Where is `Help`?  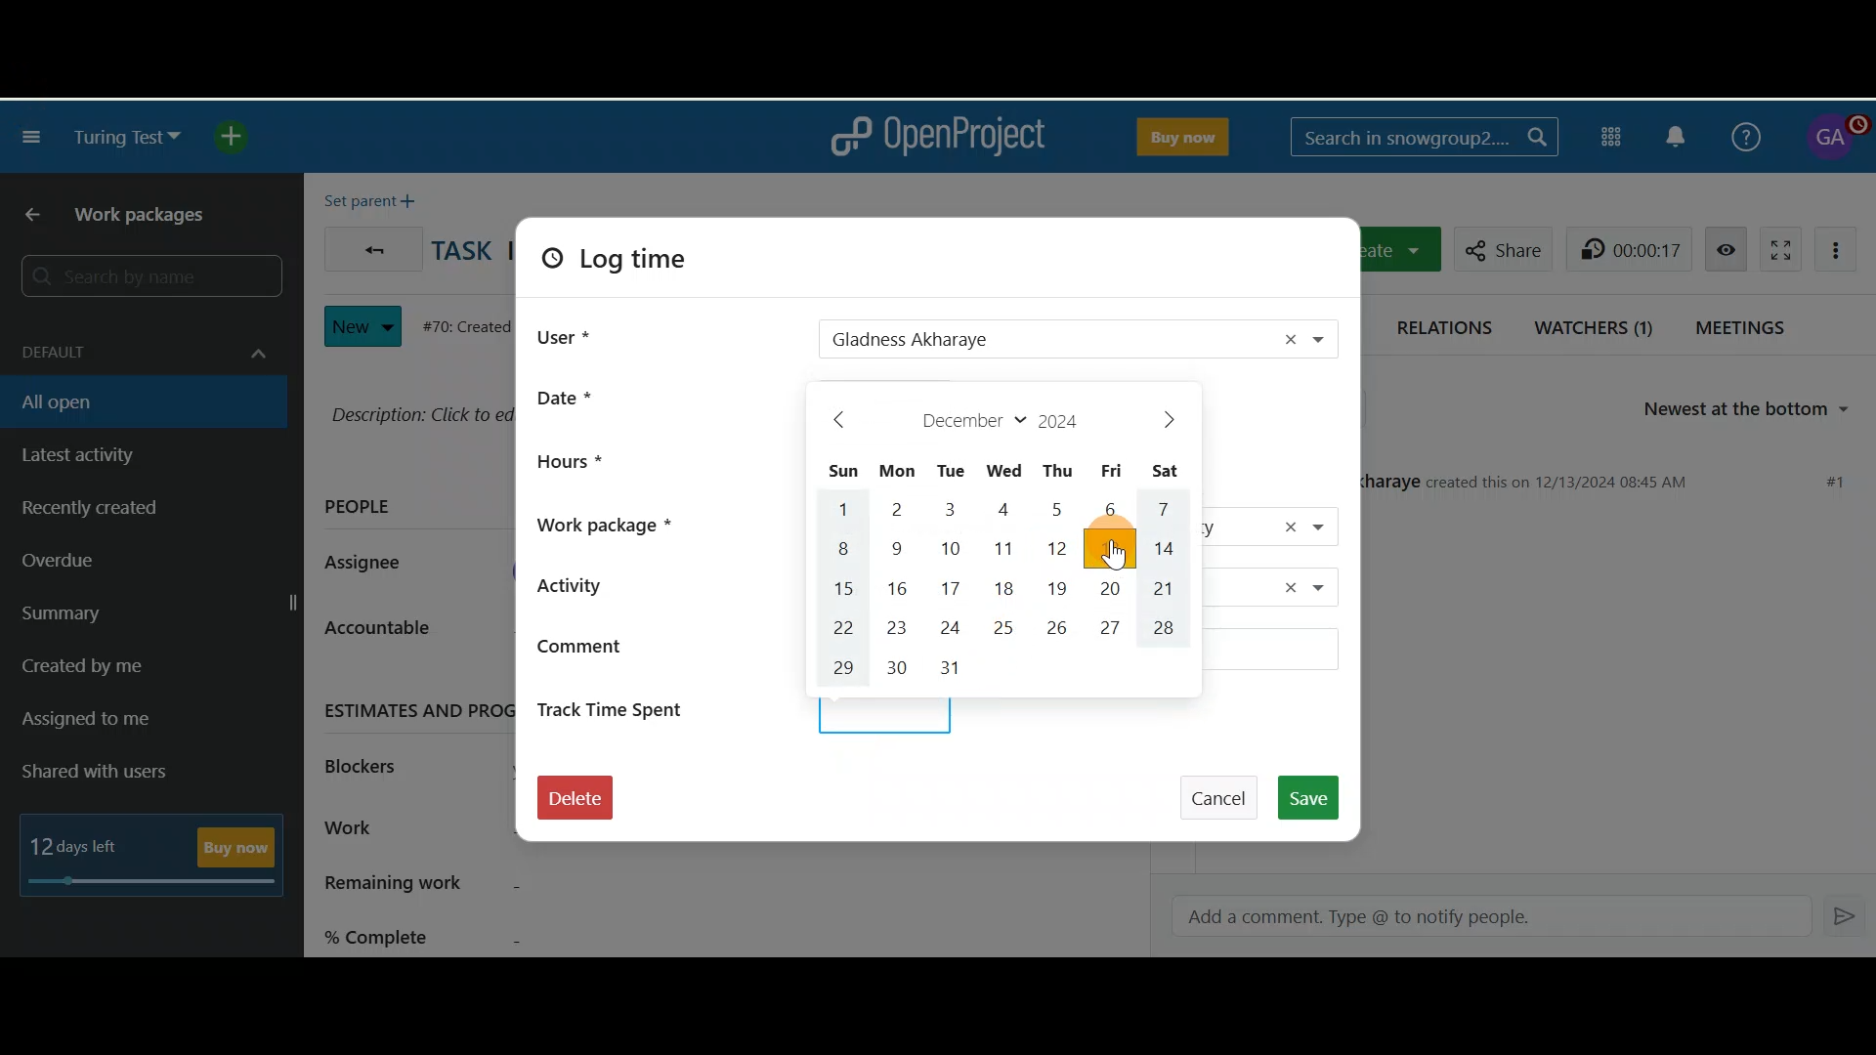
Help is located at coordinates (1742, 134).